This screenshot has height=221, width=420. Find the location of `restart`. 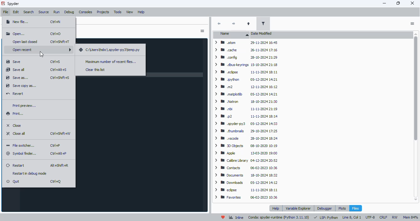

restart is located at coordinates (15, 165).